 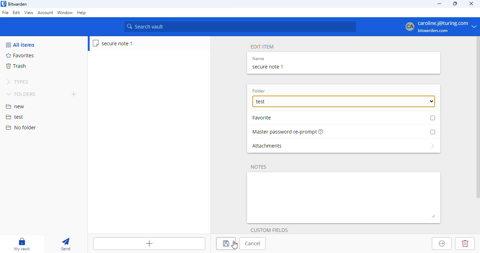 I want to click on move to organization, so click(x=442, y=244).